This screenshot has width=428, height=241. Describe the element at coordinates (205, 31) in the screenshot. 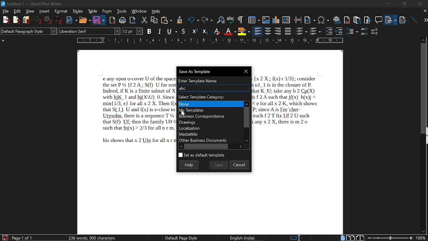

I see `` at that location.